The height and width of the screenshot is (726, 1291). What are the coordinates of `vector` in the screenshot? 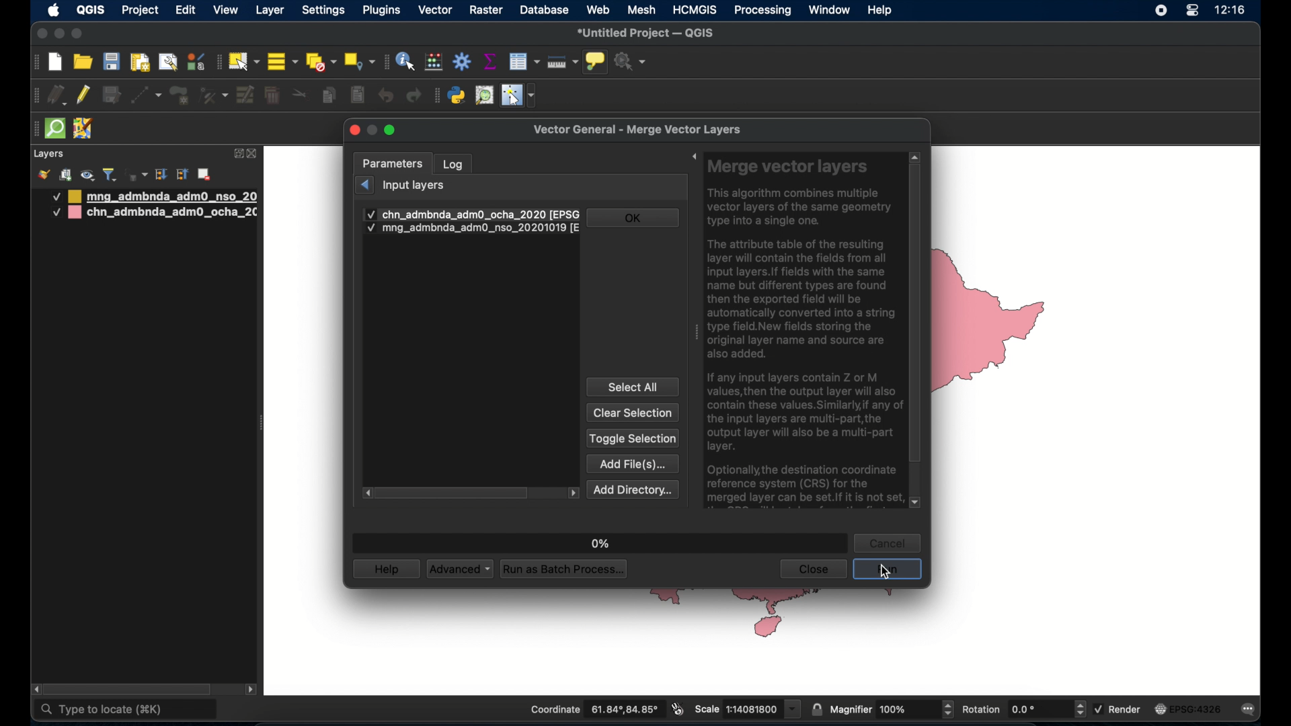 It's located at (436, 10).